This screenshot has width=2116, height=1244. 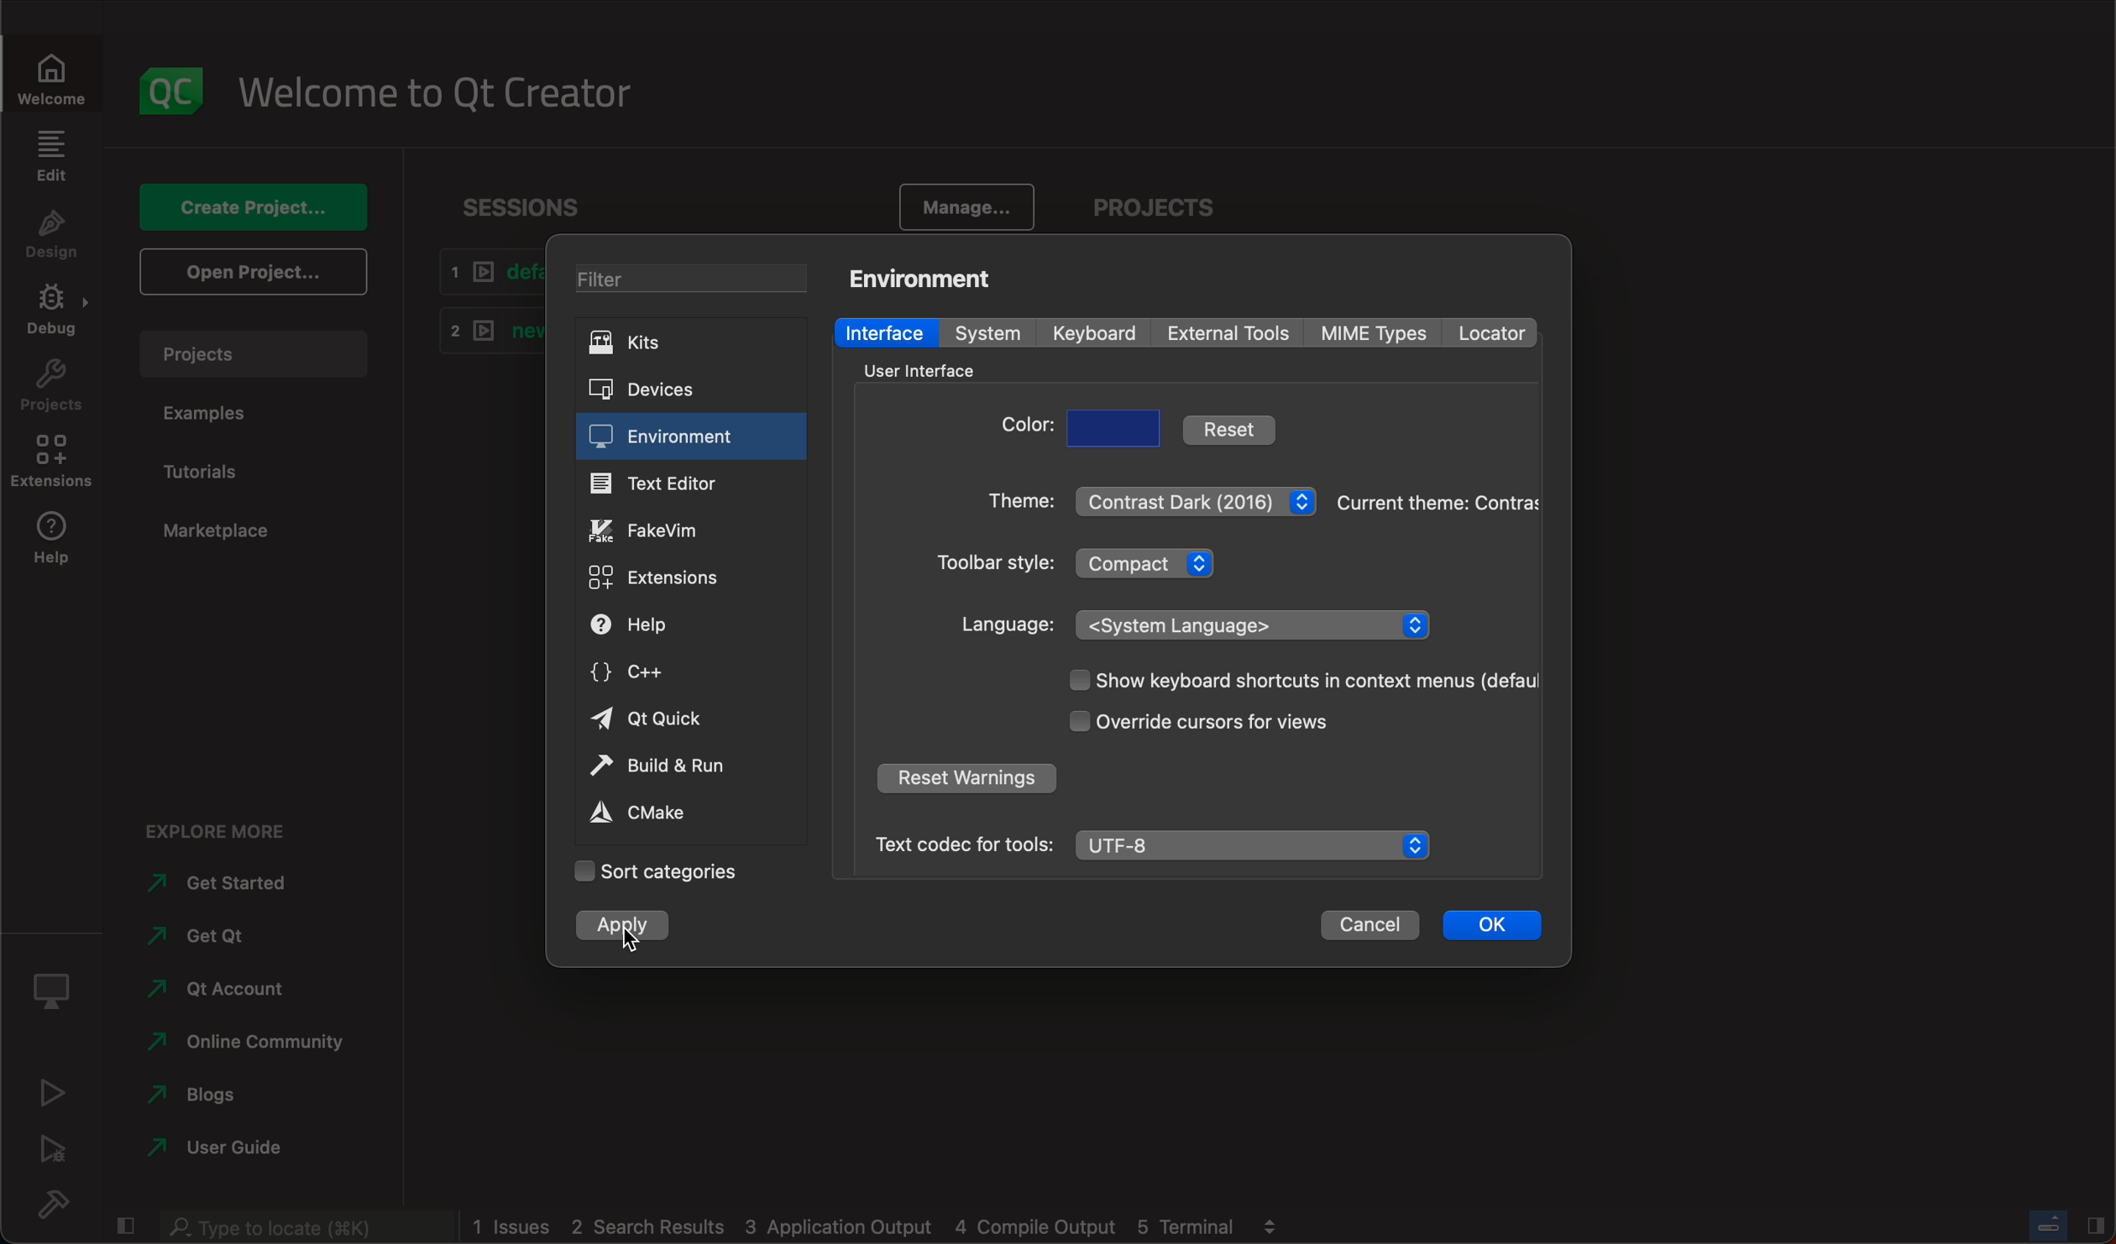 I want to click on compact, so click(x=1153, y=562).